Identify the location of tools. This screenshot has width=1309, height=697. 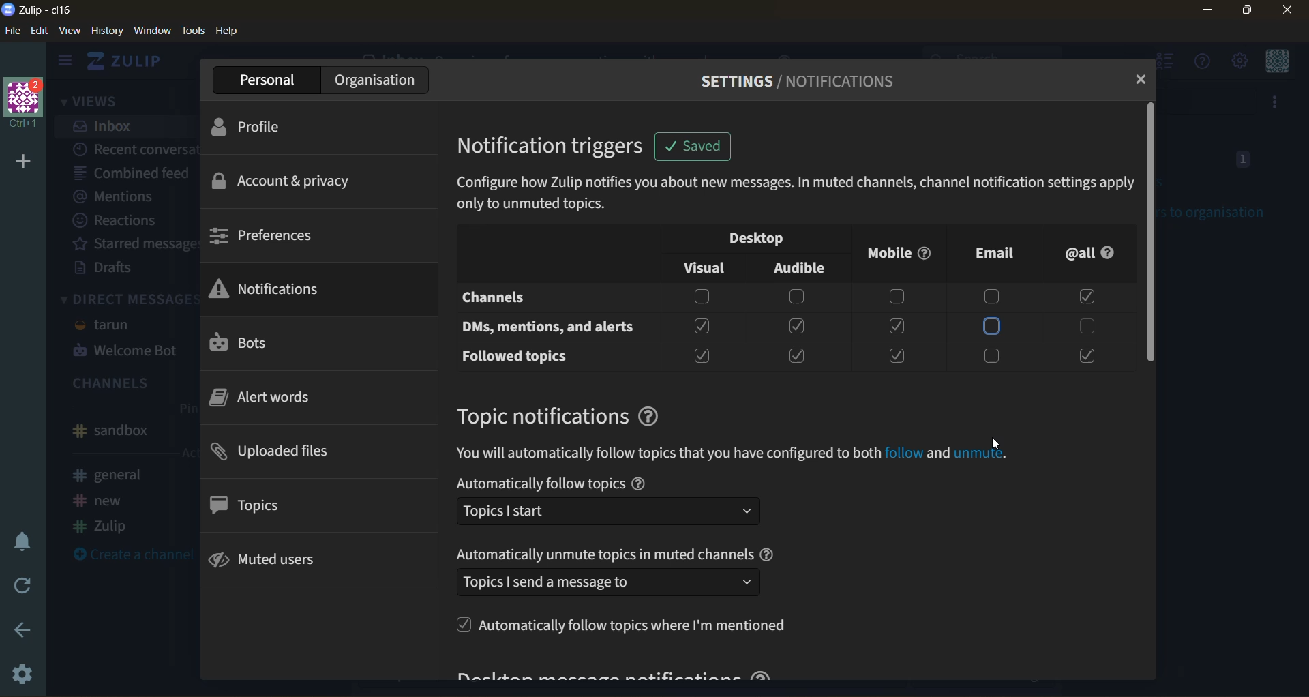
(194, 33).